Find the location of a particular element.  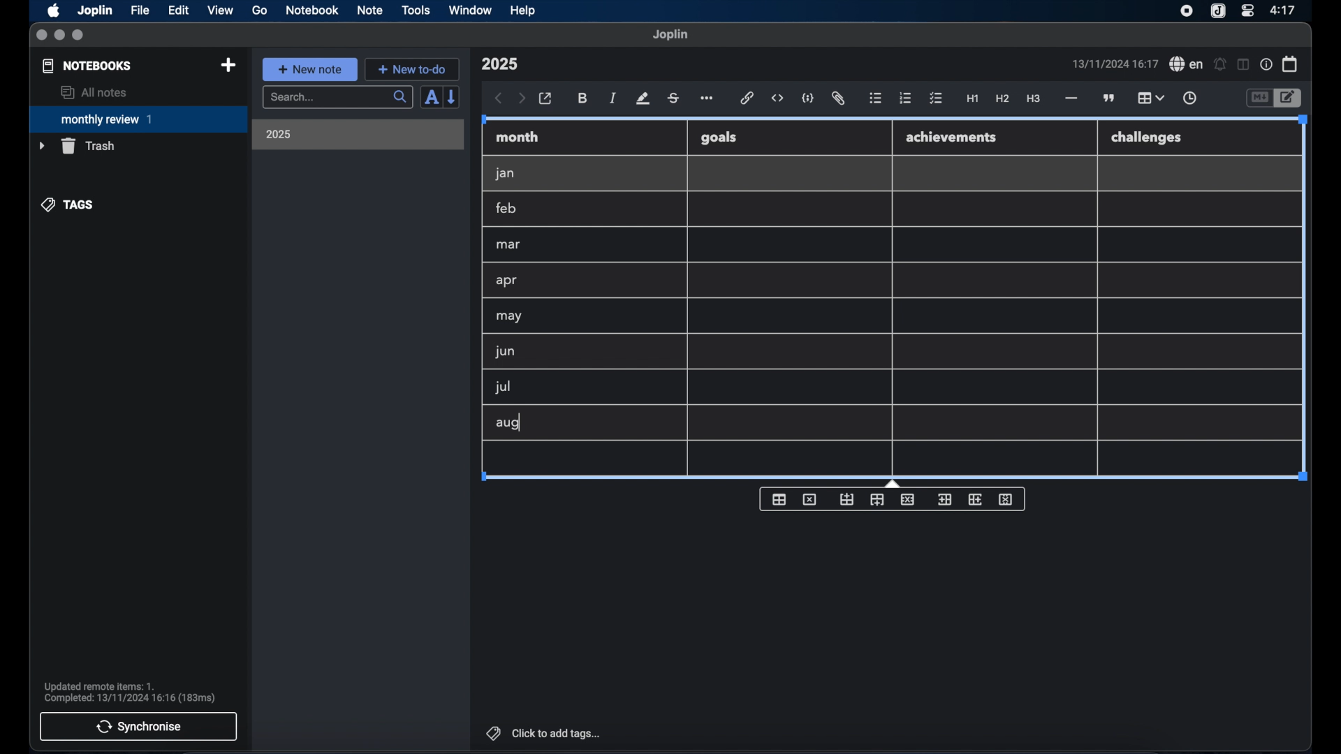

go is located at coordinates (260, 10).